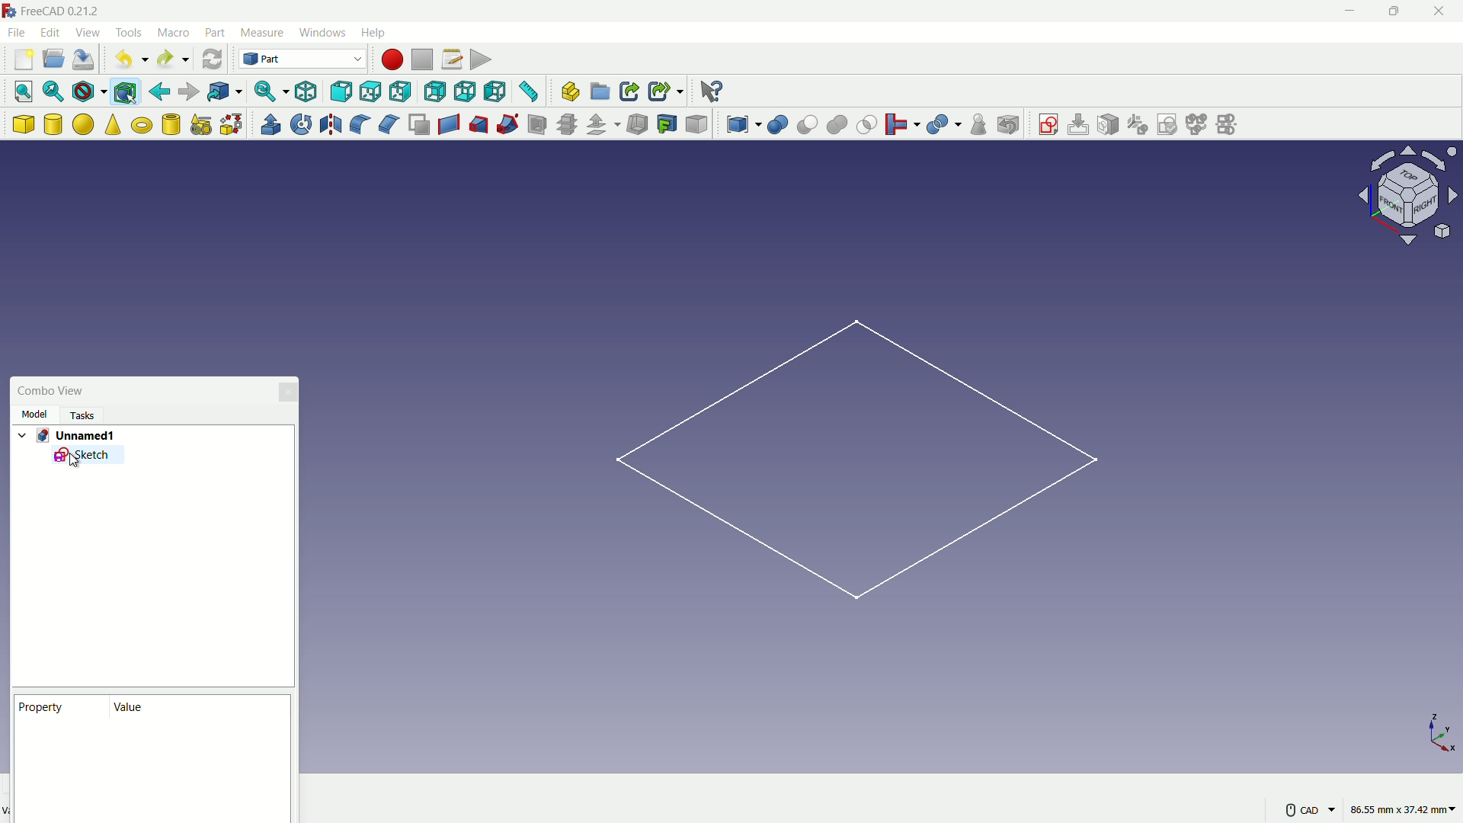  I want to click on 86.55 mm, 37.42 mm, so click(1404, 806).